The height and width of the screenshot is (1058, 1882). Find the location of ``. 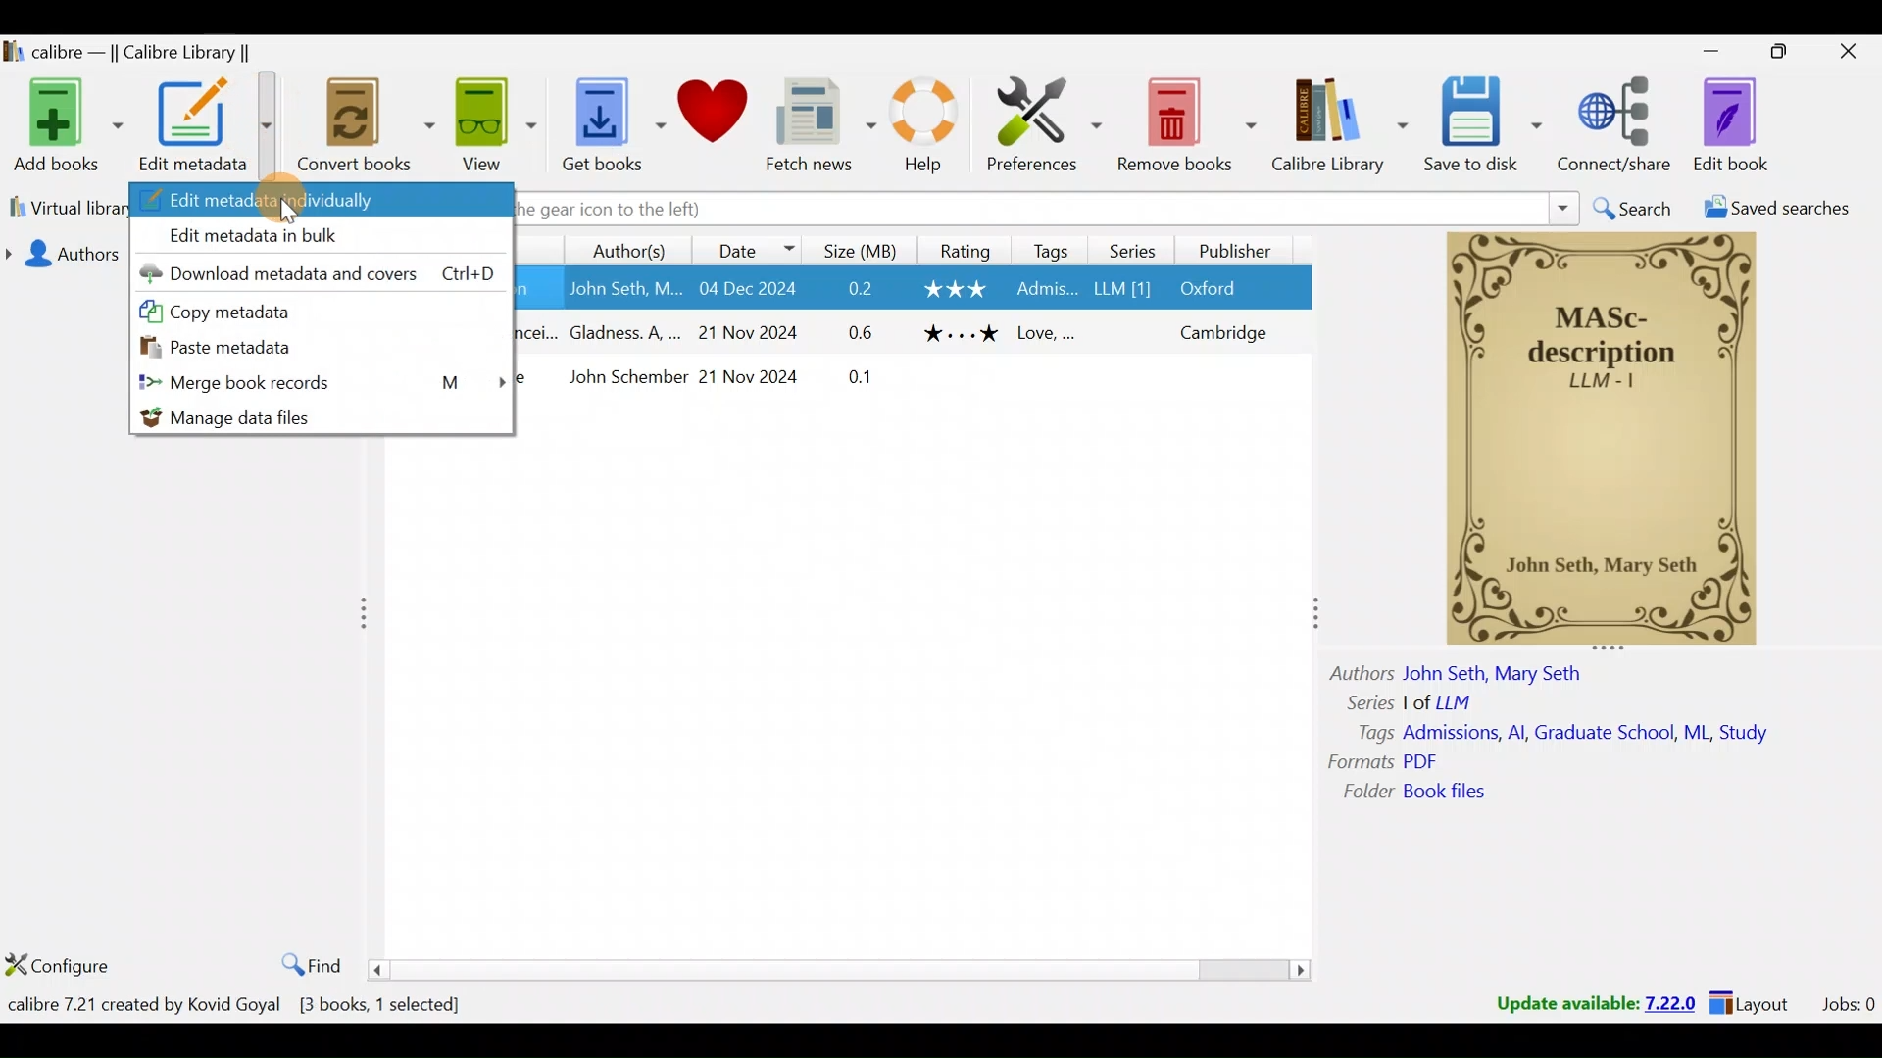

 is located at coordinates (759, 289).